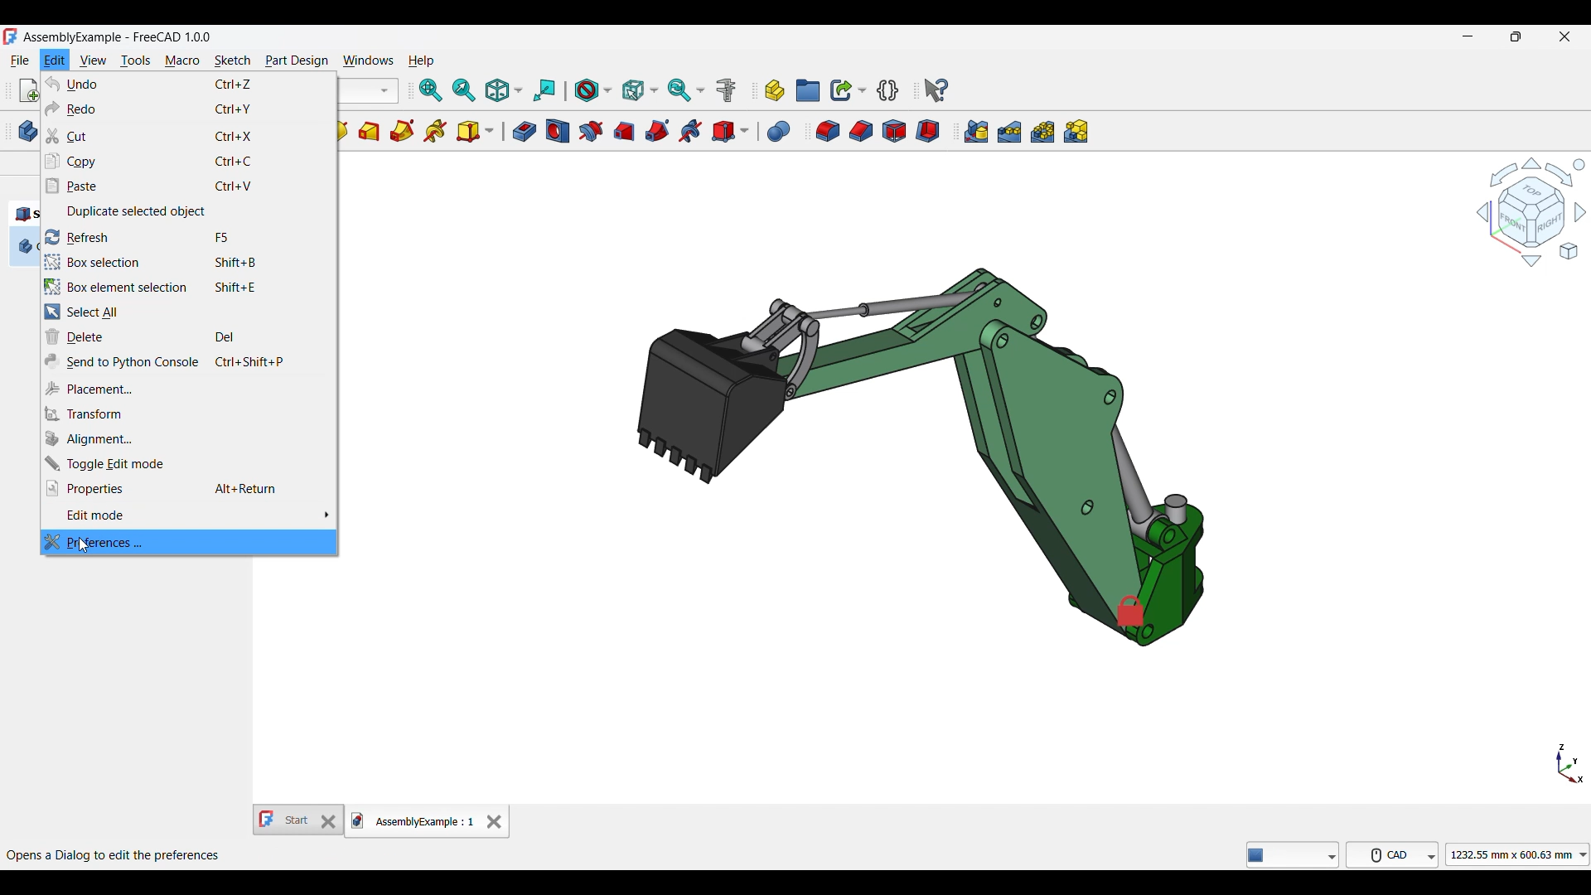 The width and height of the screenshot is (1591, 895). Describe the element at coordinates (189, 312) in the screenshot. I see `Select all` at that location.